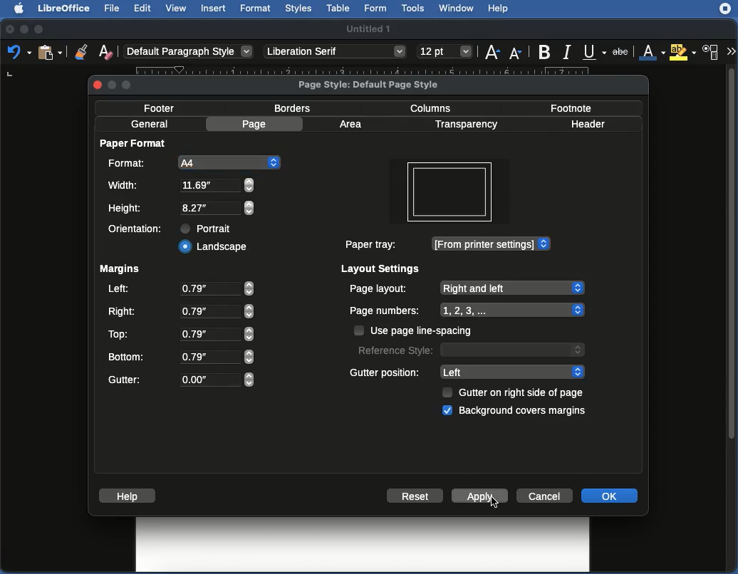  I want to click on 0.79", so click(217, 311).